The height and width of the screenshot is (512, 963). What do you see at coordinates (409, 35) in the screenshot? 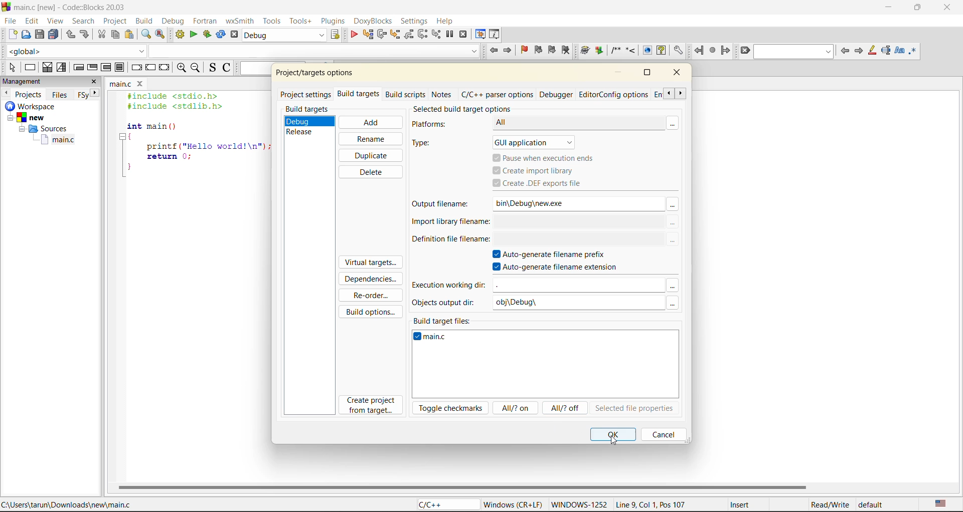
I see `step out` at bounding box center [409, 35].